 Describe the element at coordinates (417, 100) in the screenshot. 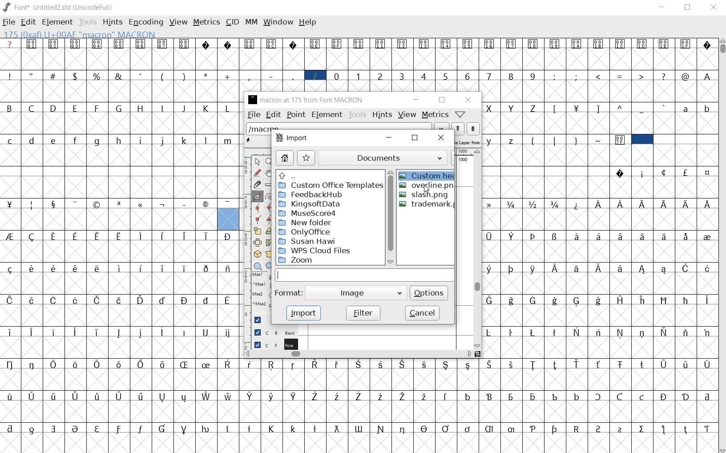

I see `minimize` at that location.